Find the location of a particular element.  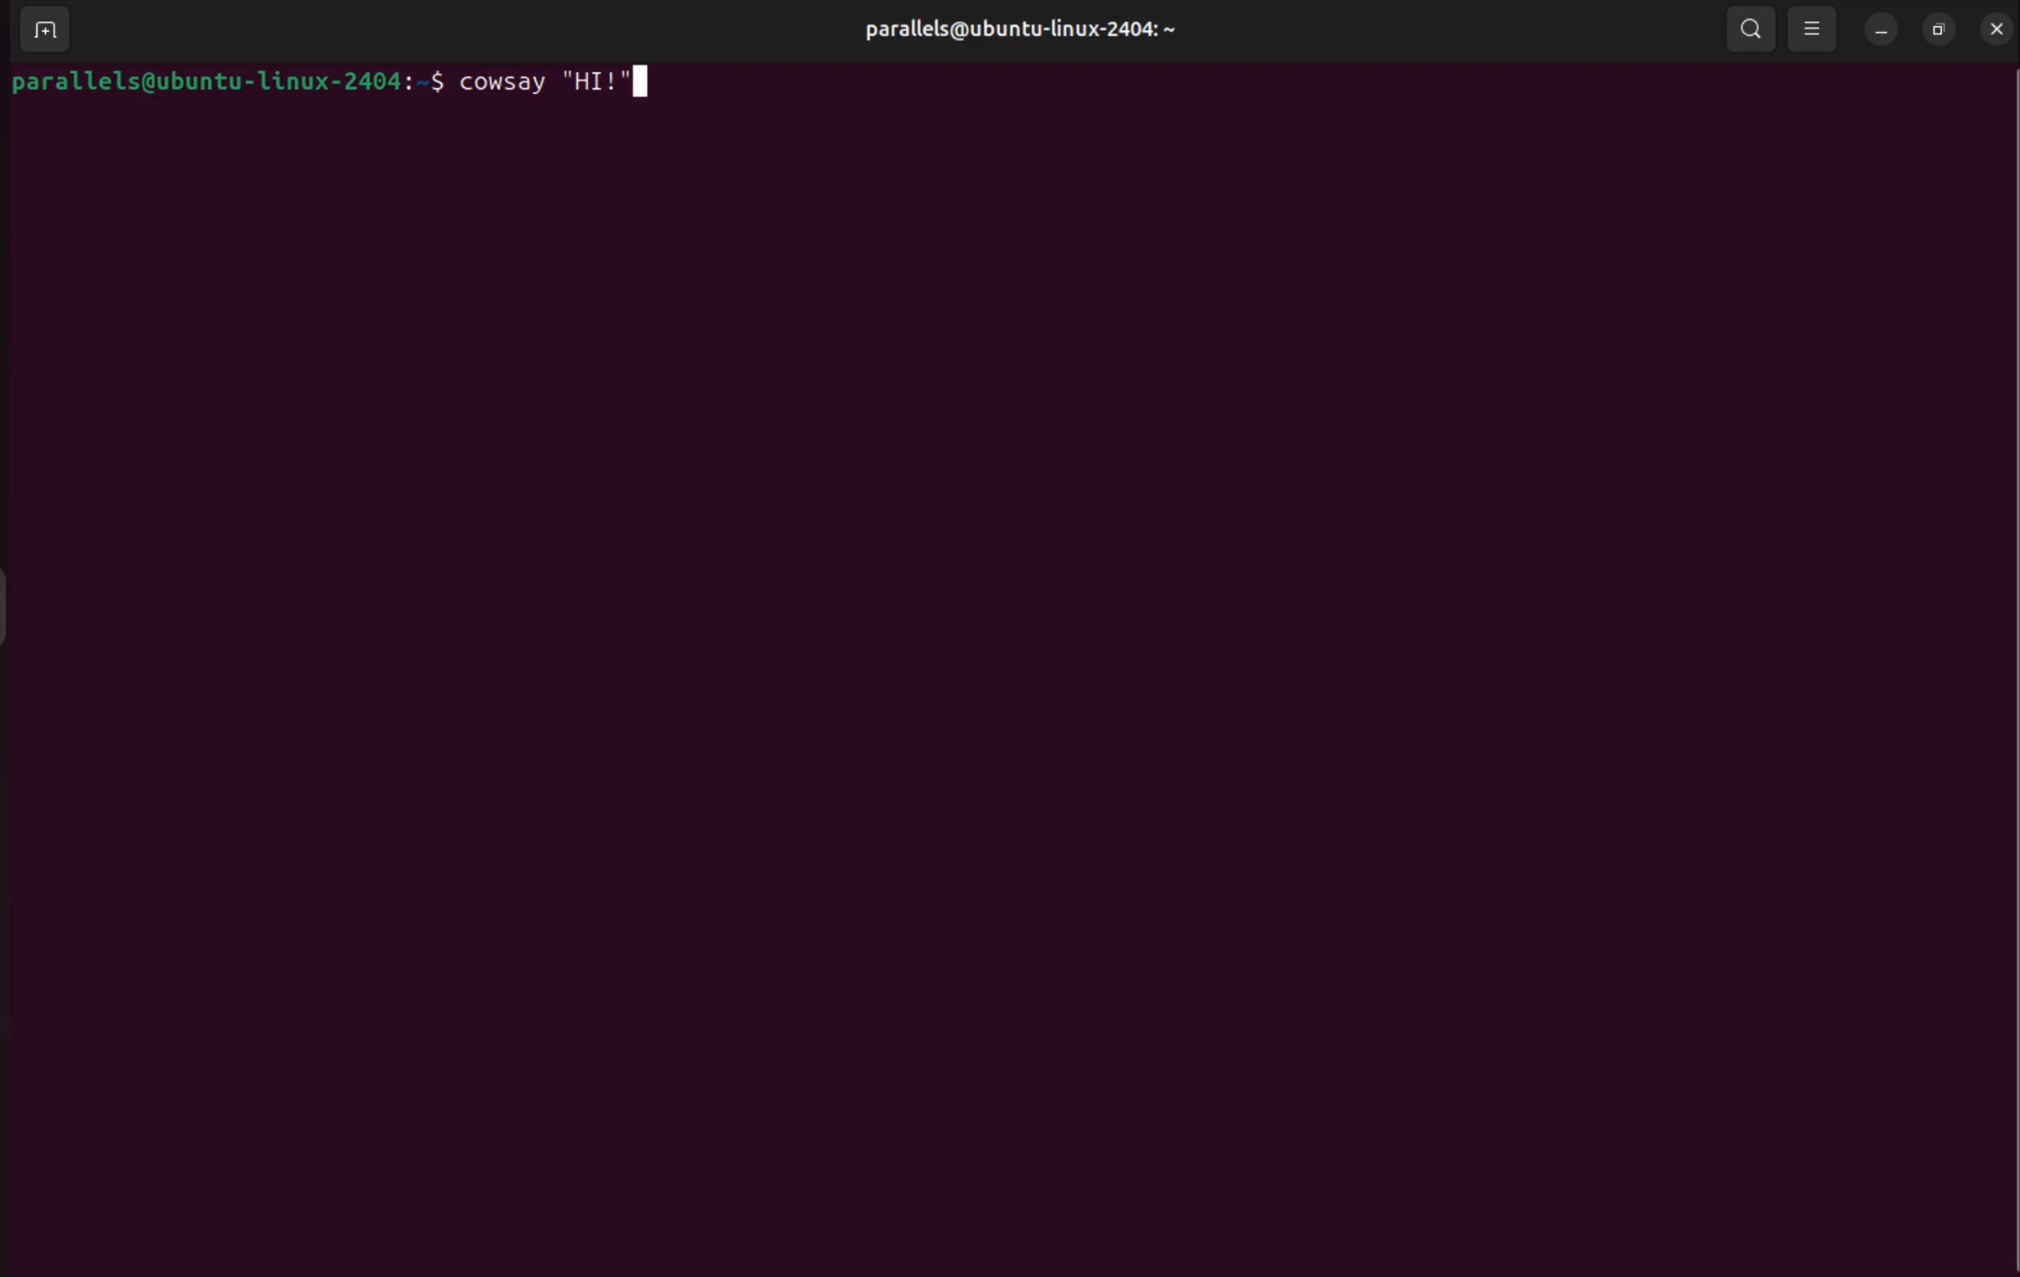

minimize is located at coordinates (1882, 29).